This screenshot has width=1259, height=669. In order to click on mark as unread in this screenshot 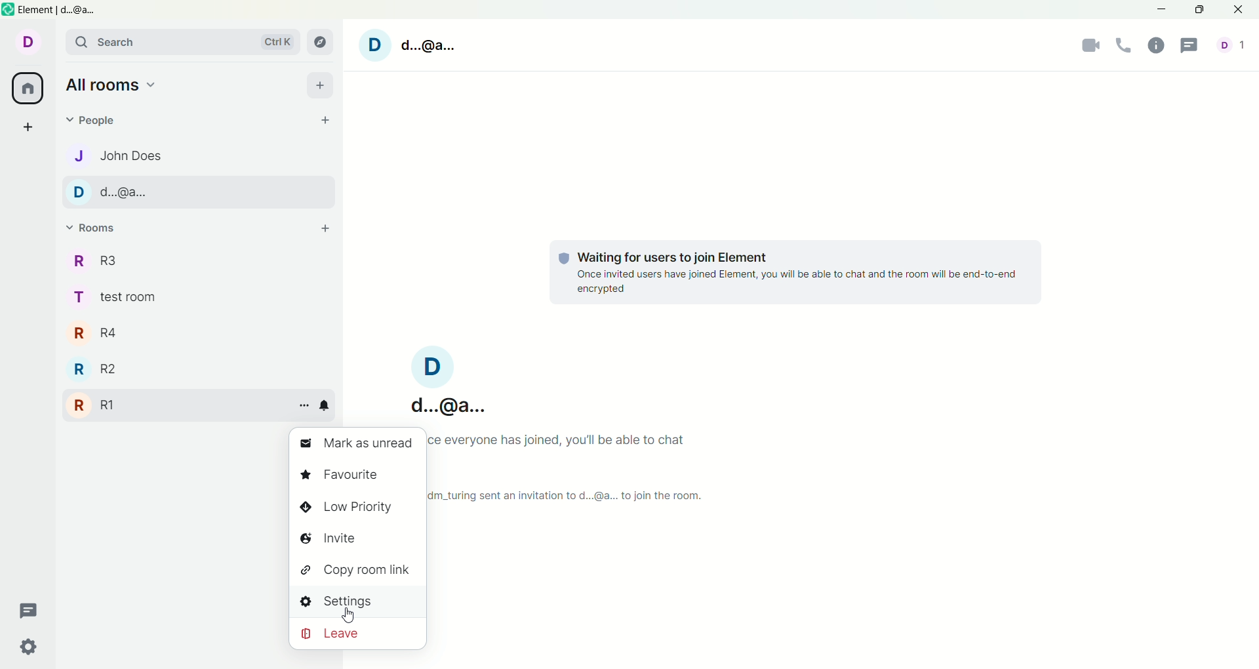, I will do `click(353, 444)`.